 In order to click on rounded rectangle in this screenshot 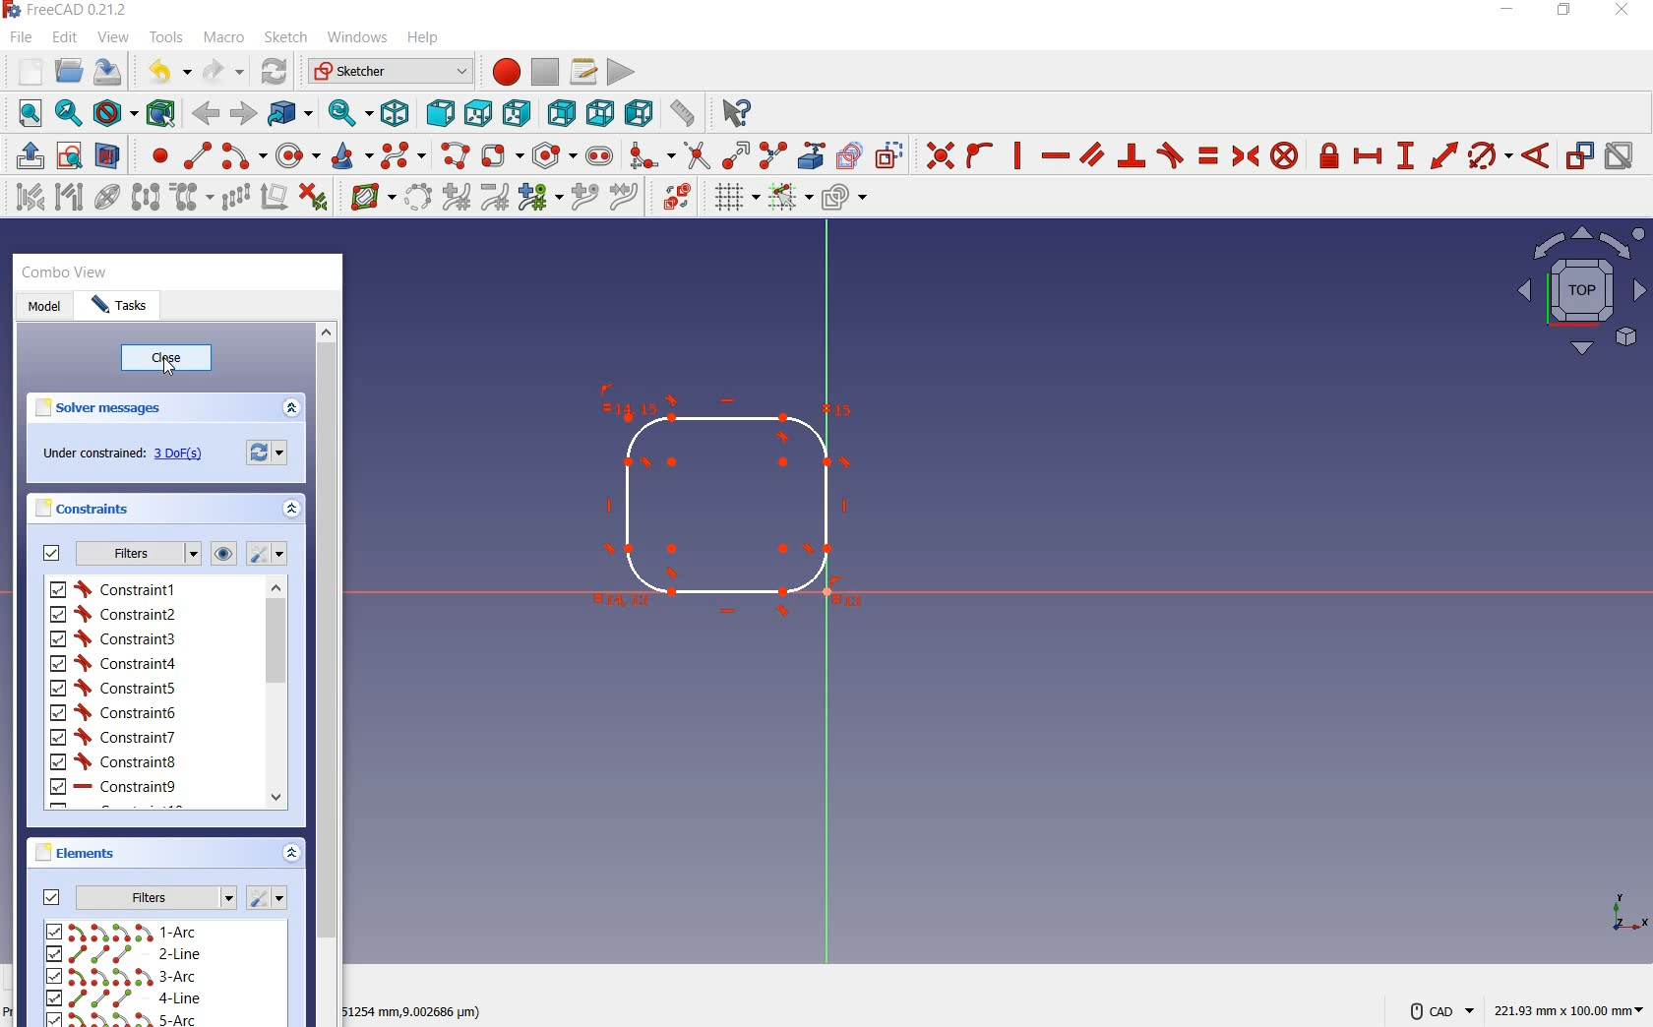, I will do `click(502, 154)`.